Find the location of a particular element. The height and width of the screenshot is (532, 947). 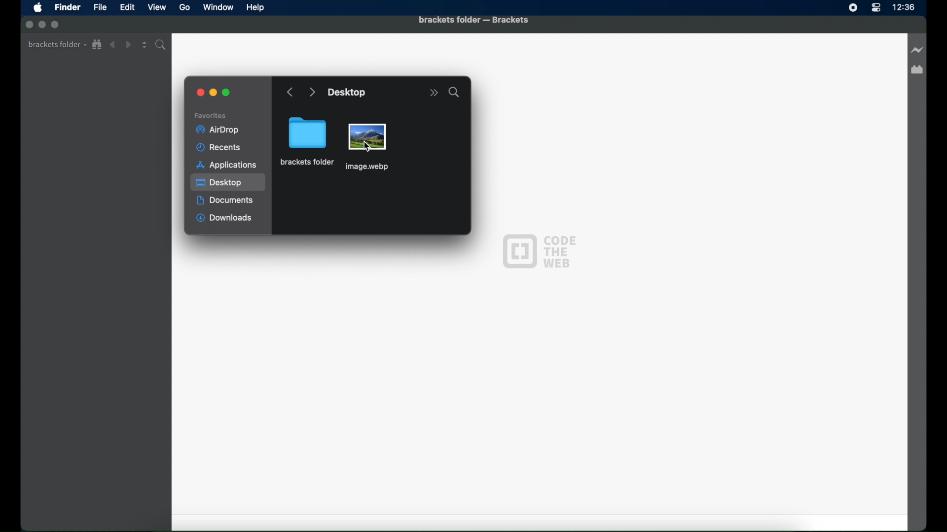

Edit is located at coordinates (127, 8).